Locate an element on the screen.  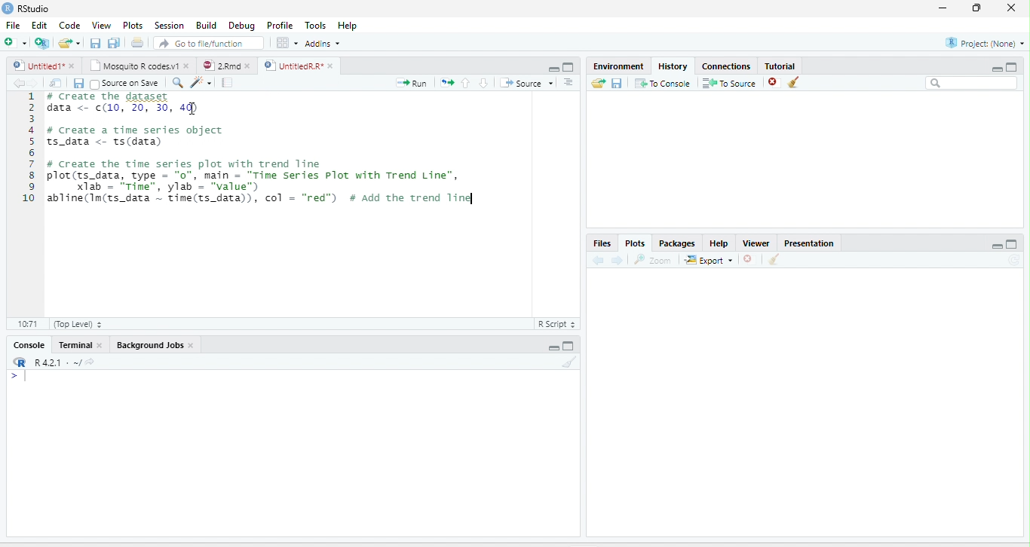
# Create the dataset

data <- c(10, 20, 30, 4)

# Create a time series object

ts_data <- ts(data)

# Create the time series plot with trend line

plot(ts_data, type = "0", main = "Time Series Plot with Trend Line",
x1ab = “Time”, ylab = “value")

abline(Im(ts_data ~ time(ts_data)), col = “red”) # Add the trend line] is located at coordinates (268, 150).